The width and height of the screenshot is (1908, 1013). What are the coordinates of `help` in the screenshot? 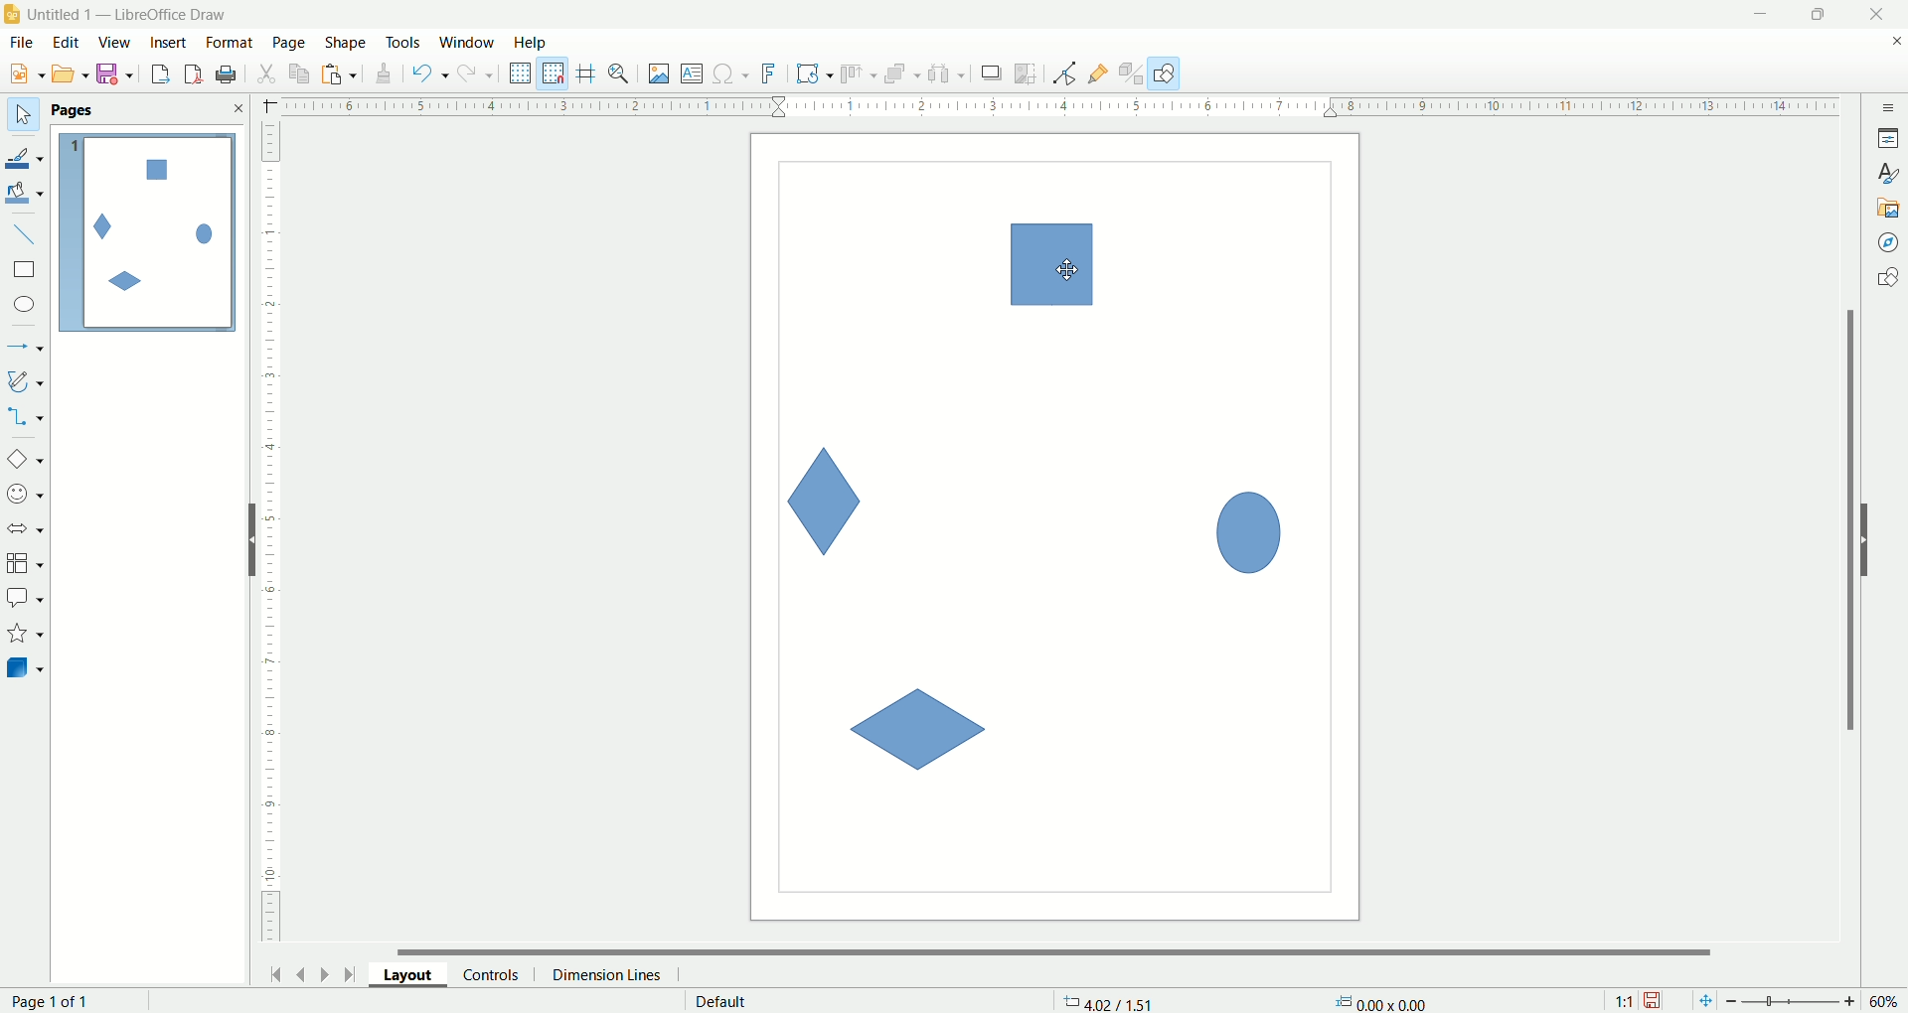 It's located at (532, 43).